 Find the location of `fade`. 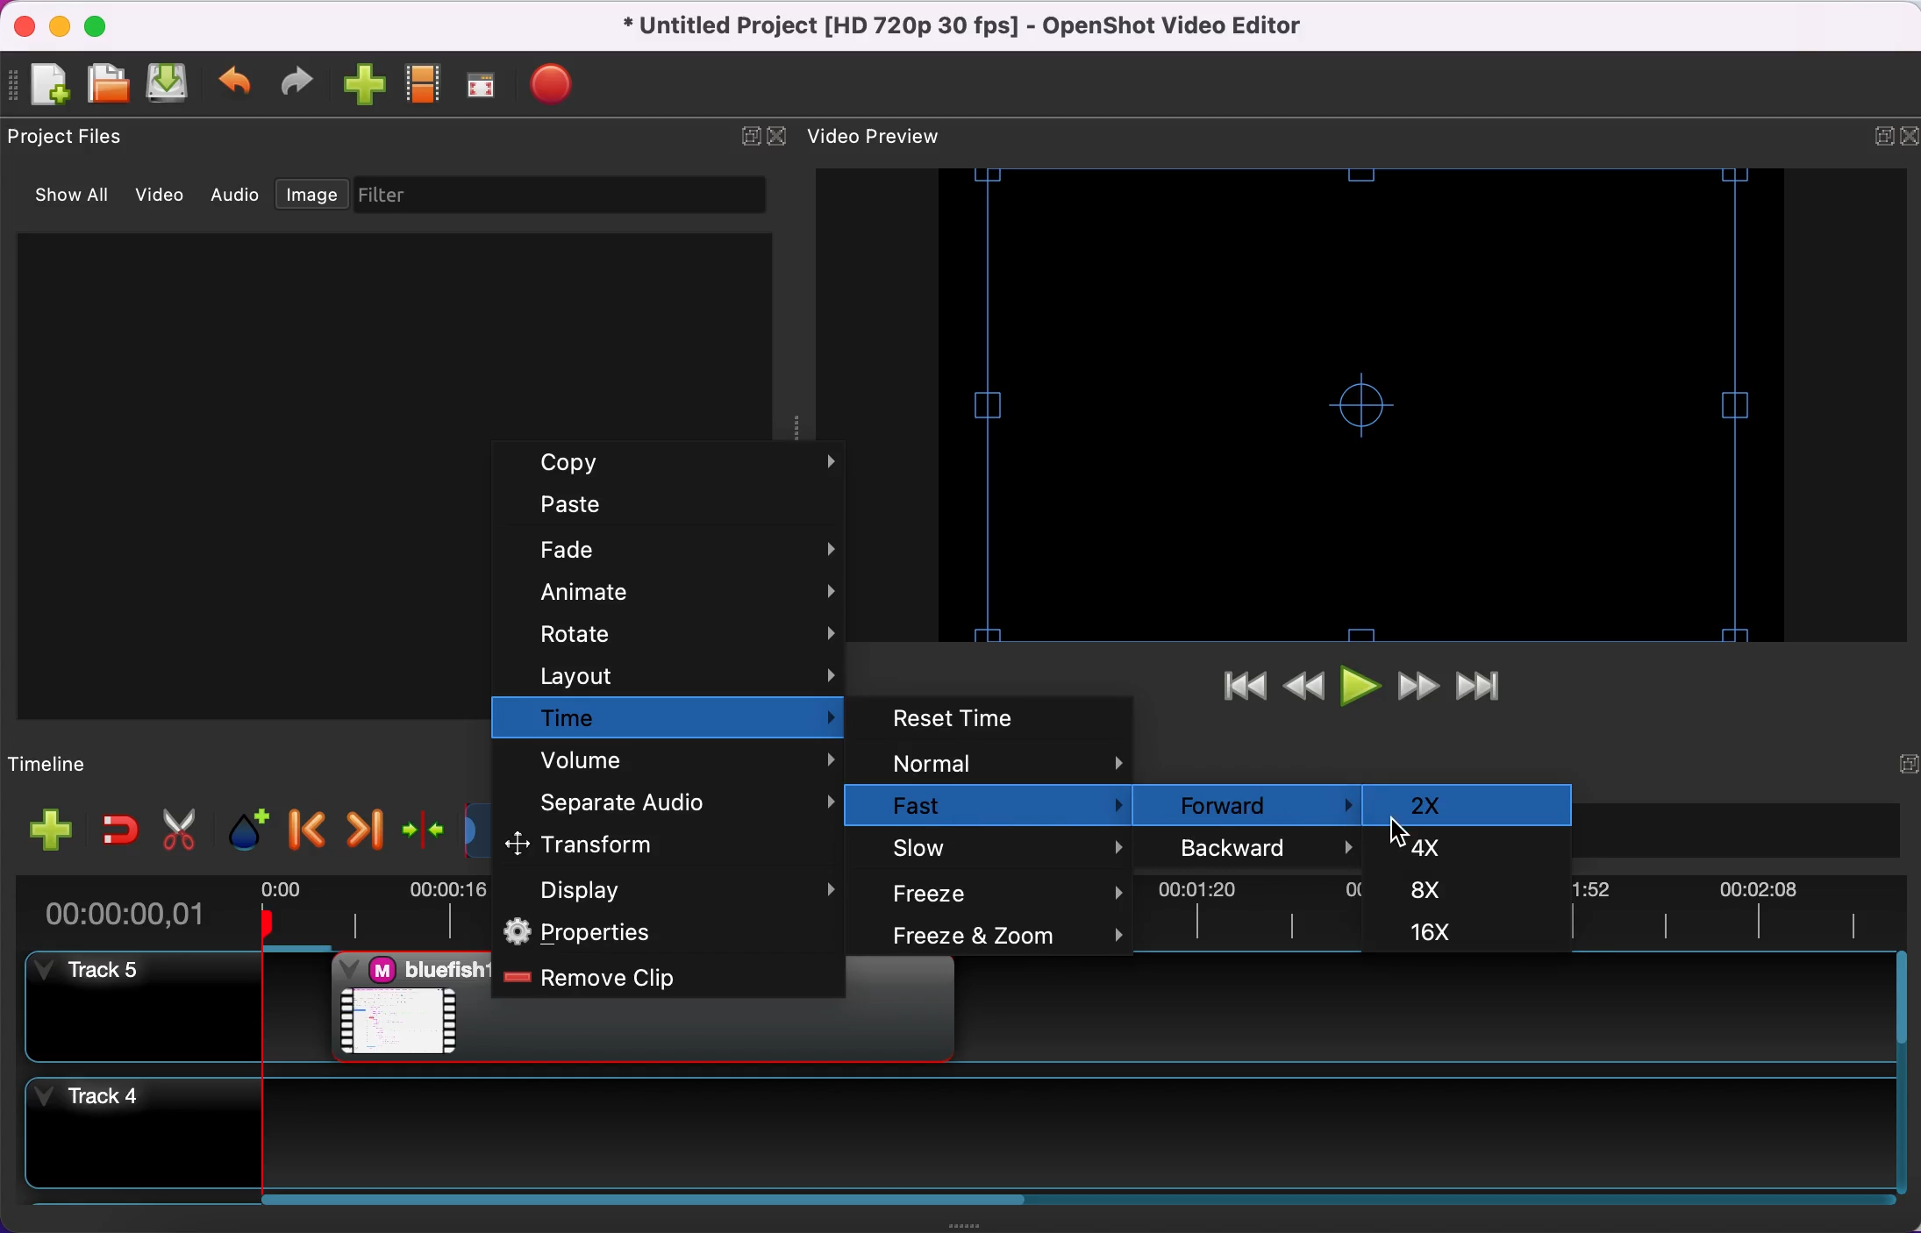

fade is located at coordinates (681, 553).